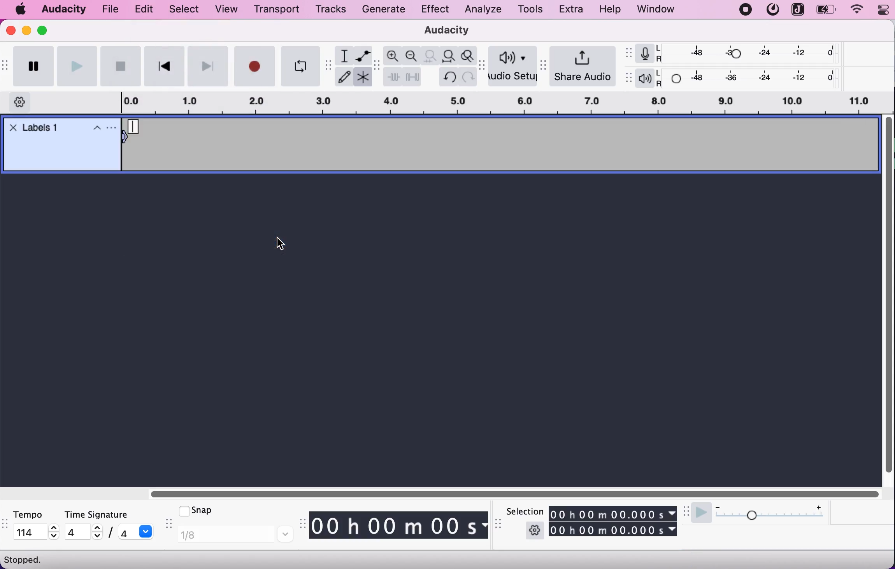 The image size is (895, 569). What do you see at coordinates (611, 10) in the screenshot?
I see `help` at bounding box center [611, 10].